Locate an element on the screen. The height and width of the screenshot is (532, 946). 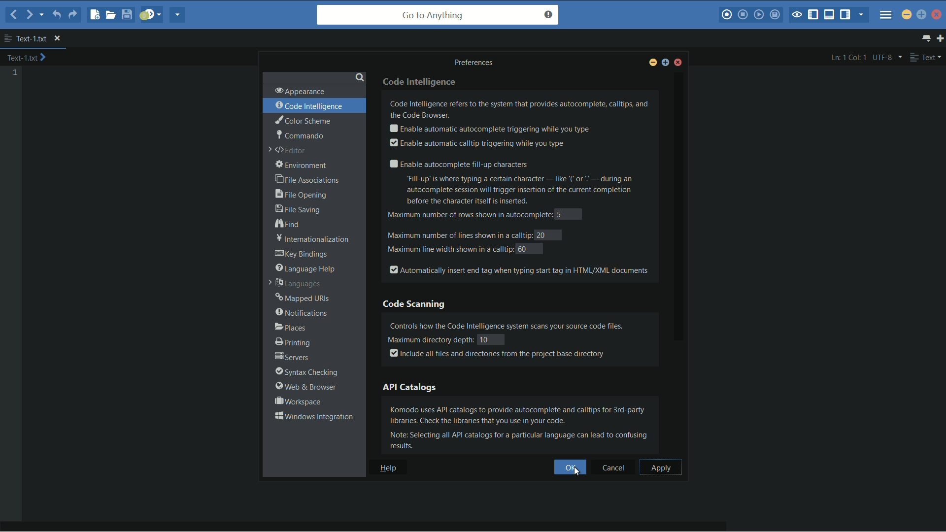
color scheme is located at coordinates (302, 120).